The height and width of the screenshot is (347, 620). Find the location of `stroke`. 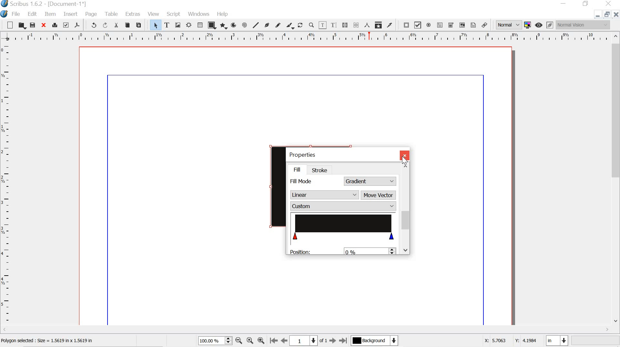

stroke is located at coordinates (322, 170).